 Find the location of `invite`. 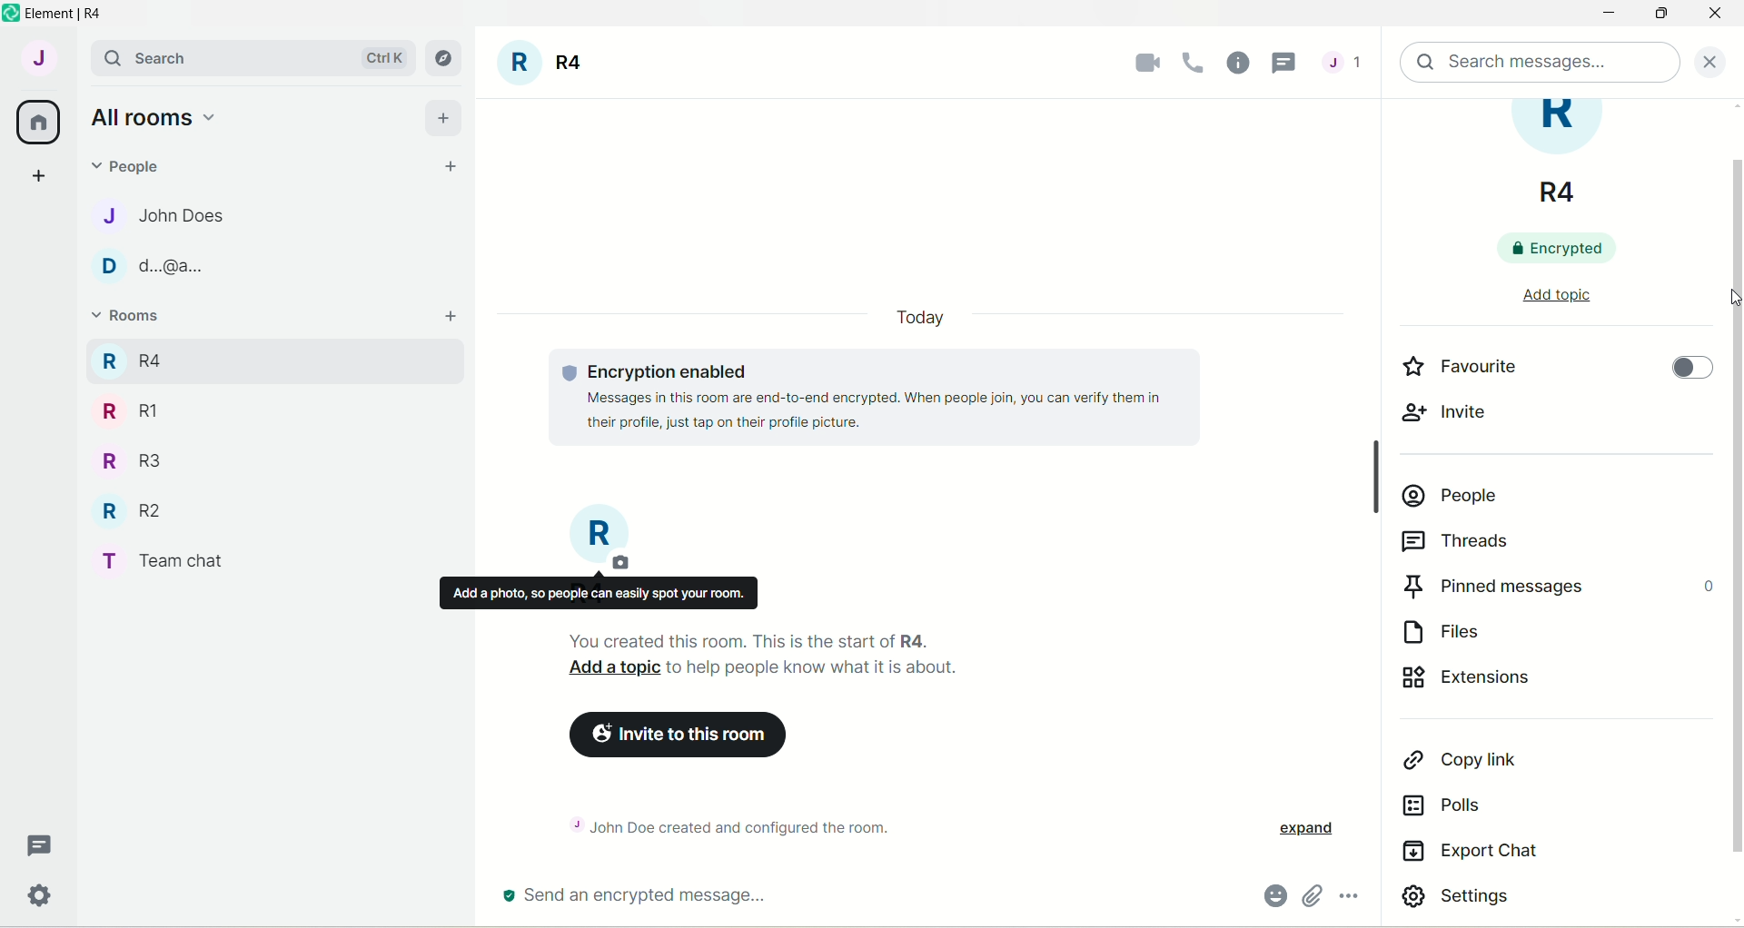

invite is located at coordinates (1447, 419).